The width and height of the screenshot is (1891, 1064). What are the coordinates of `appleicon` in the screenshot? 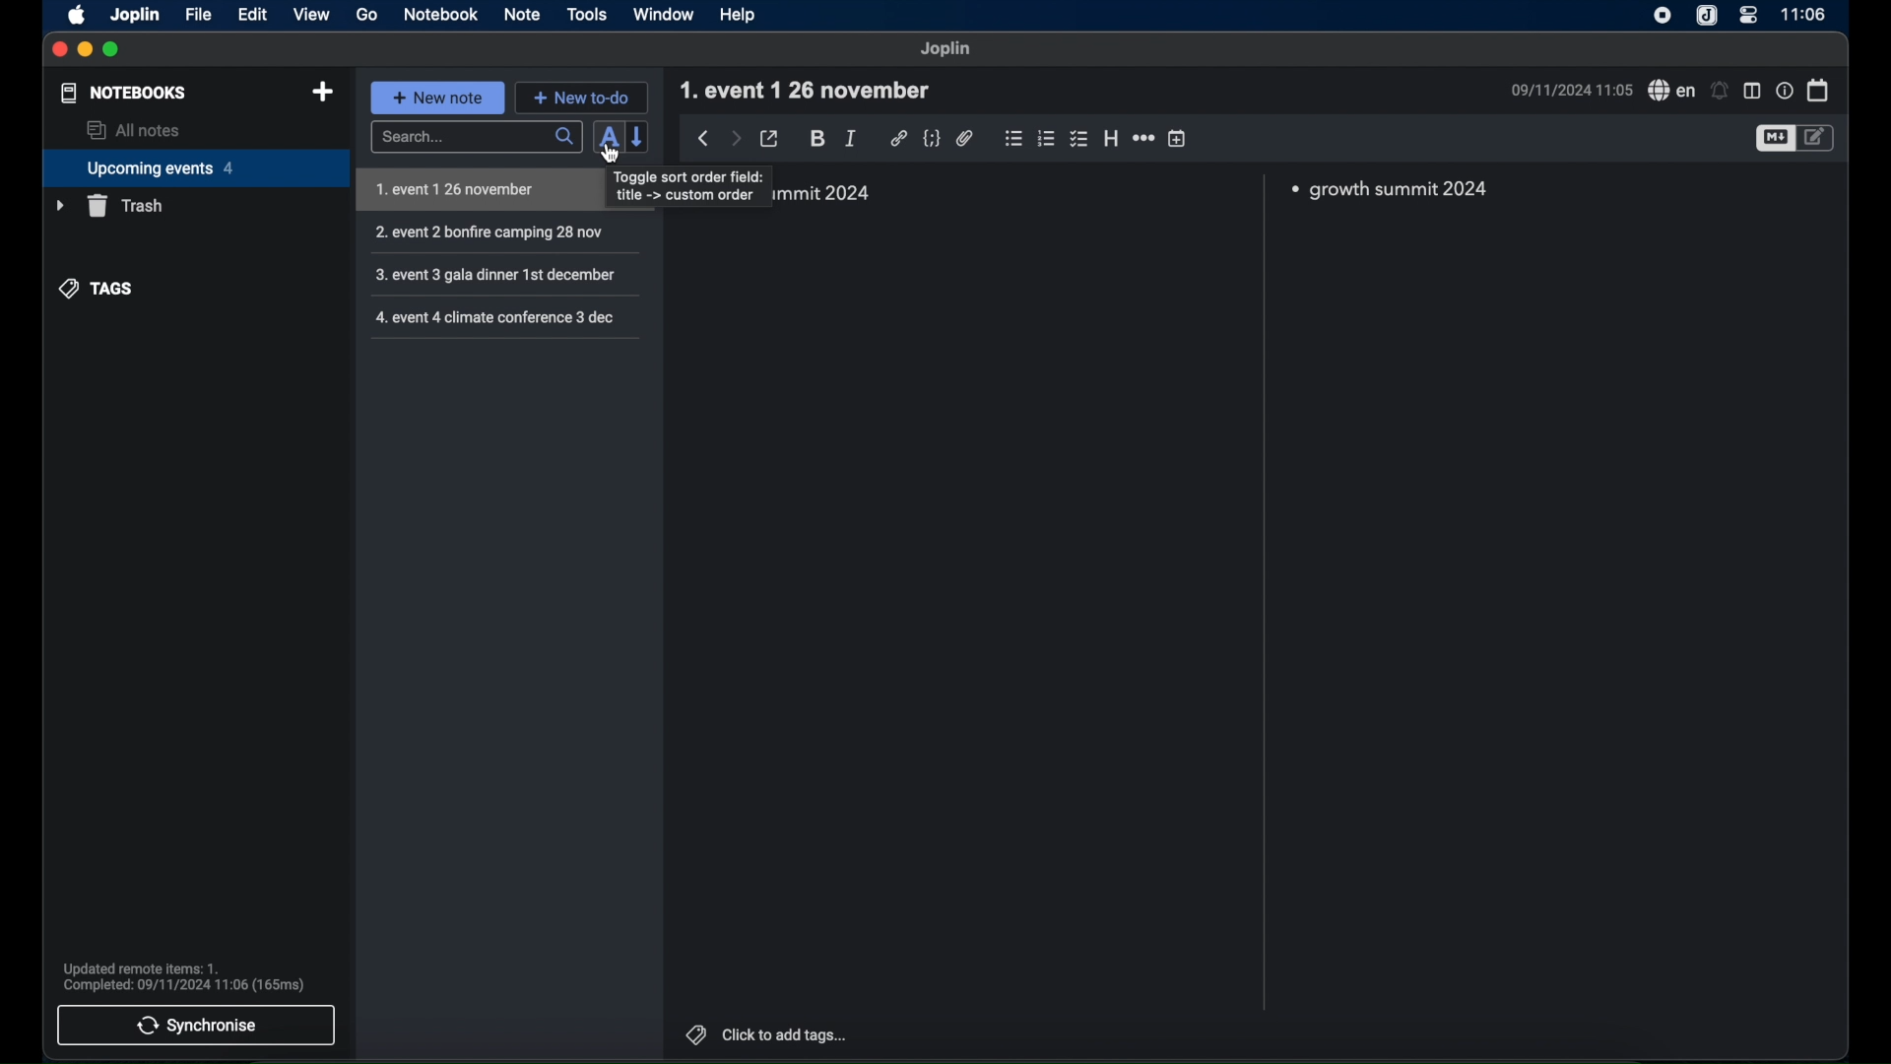 It's located at (78, 17).